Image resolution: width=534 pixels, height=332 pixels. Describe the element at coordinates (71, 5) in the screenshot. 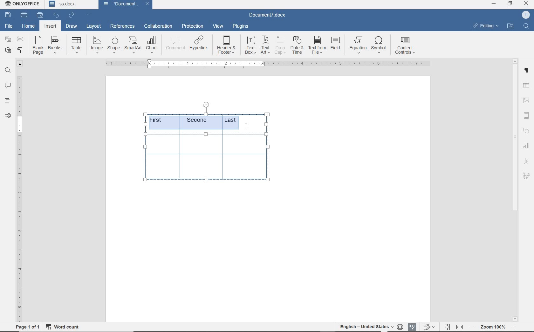

I see `document names` at that location.